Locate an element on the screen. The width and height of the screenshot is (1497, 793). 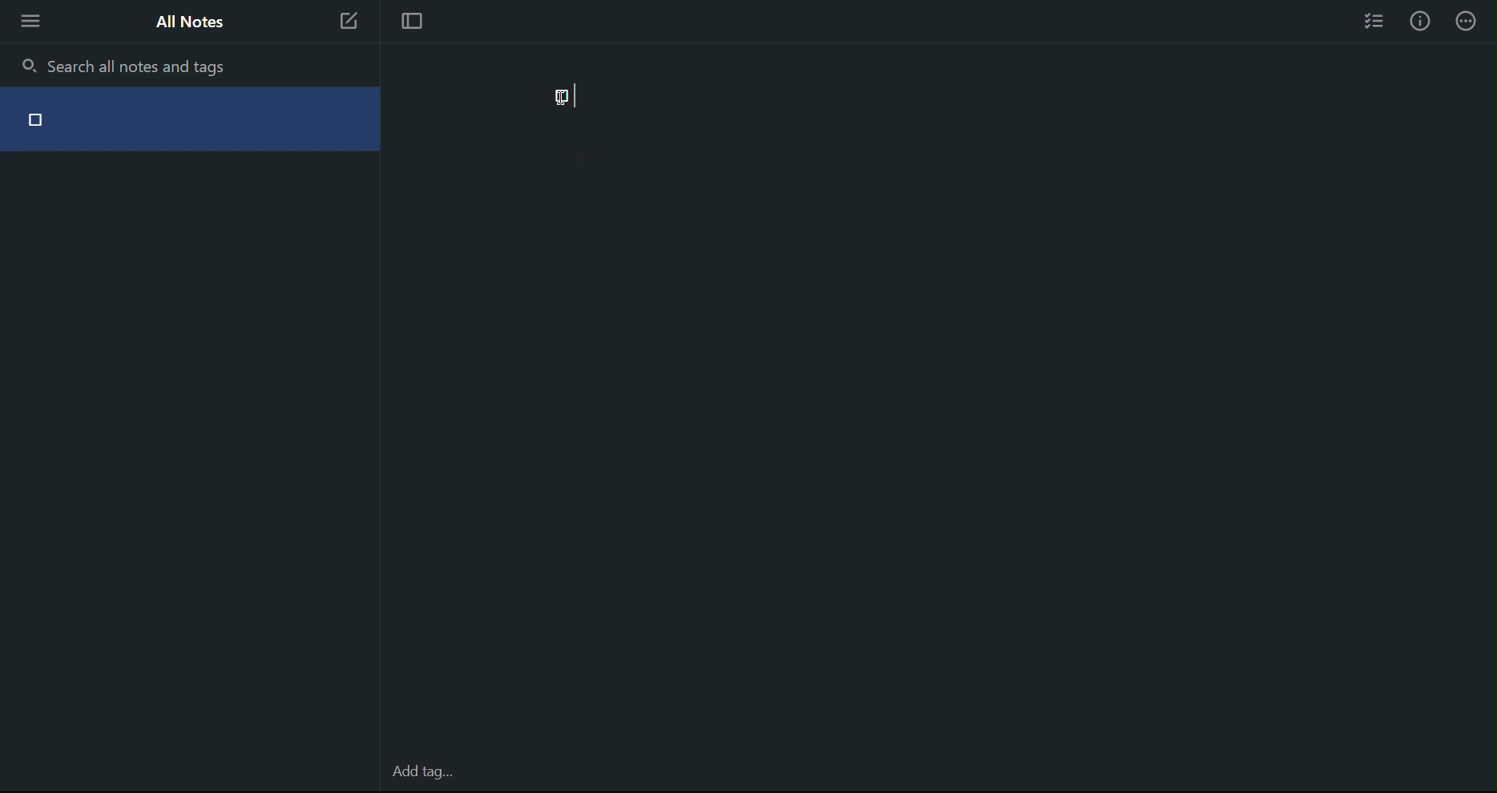
All Notes is located at coordinates (186, 18).